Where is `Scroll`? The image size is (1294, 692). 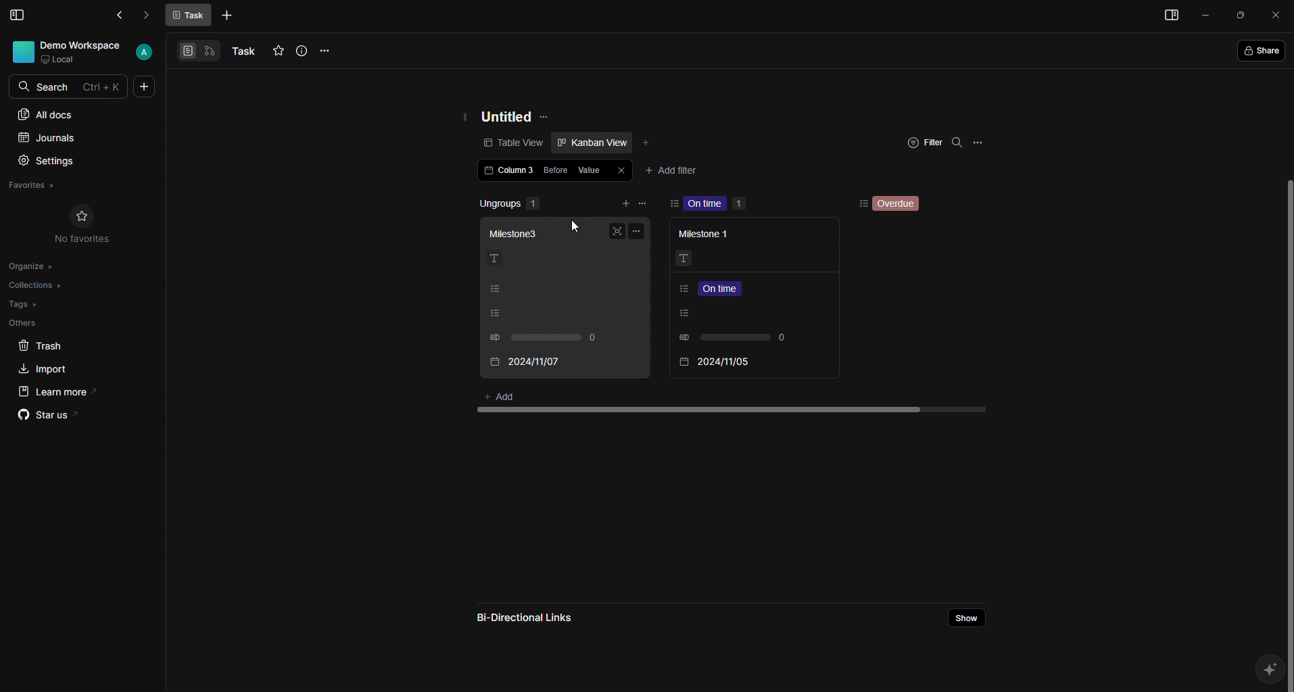 Scroll is located at coordinates (1285, 364).